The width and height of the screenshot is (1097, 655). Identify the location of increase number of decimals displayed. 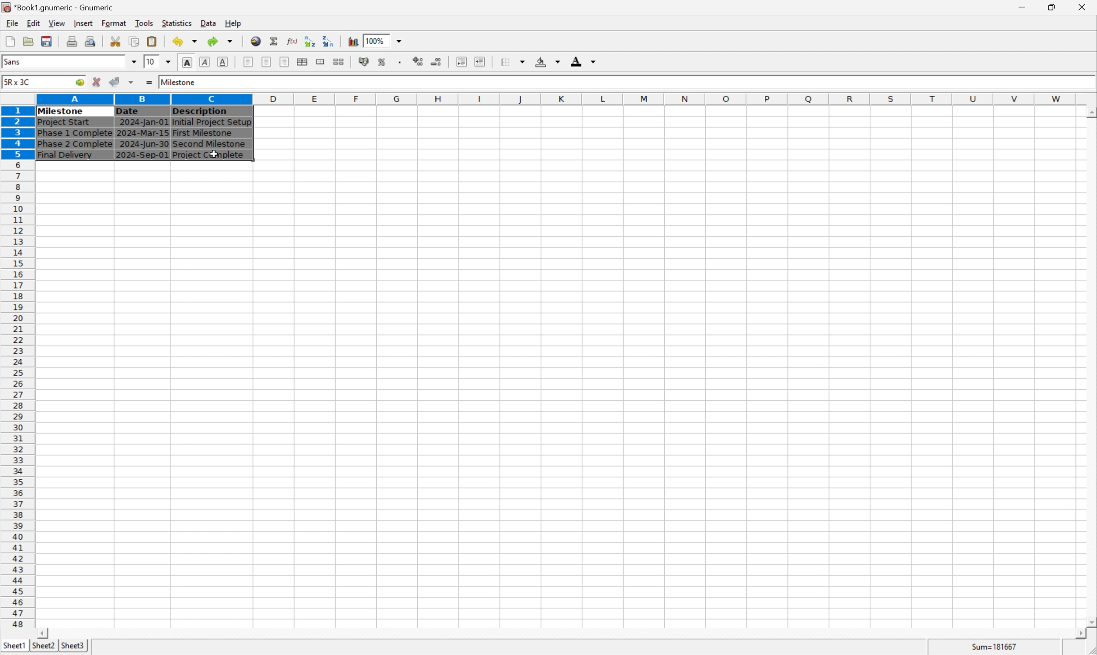
(419, 62).